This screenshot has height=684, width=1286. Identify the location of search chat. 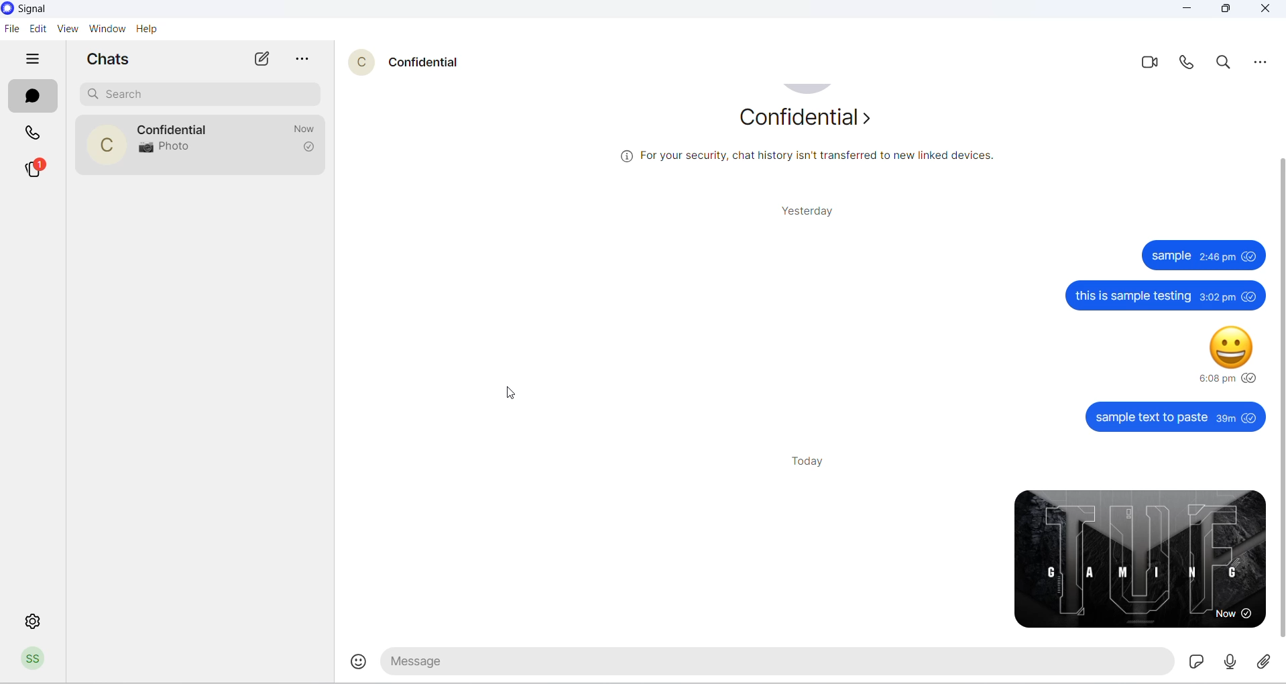
(203, 93).